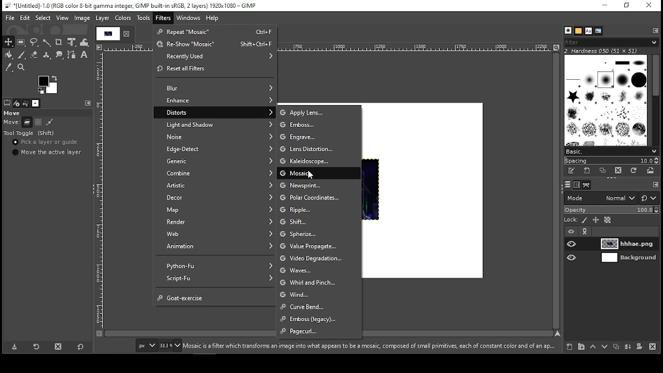 The height and width of the screenshot is (373, 663). What do you see at coordinates (26, 122) in the screenshot?
I see `move layers` at bounding box center [26, 122].